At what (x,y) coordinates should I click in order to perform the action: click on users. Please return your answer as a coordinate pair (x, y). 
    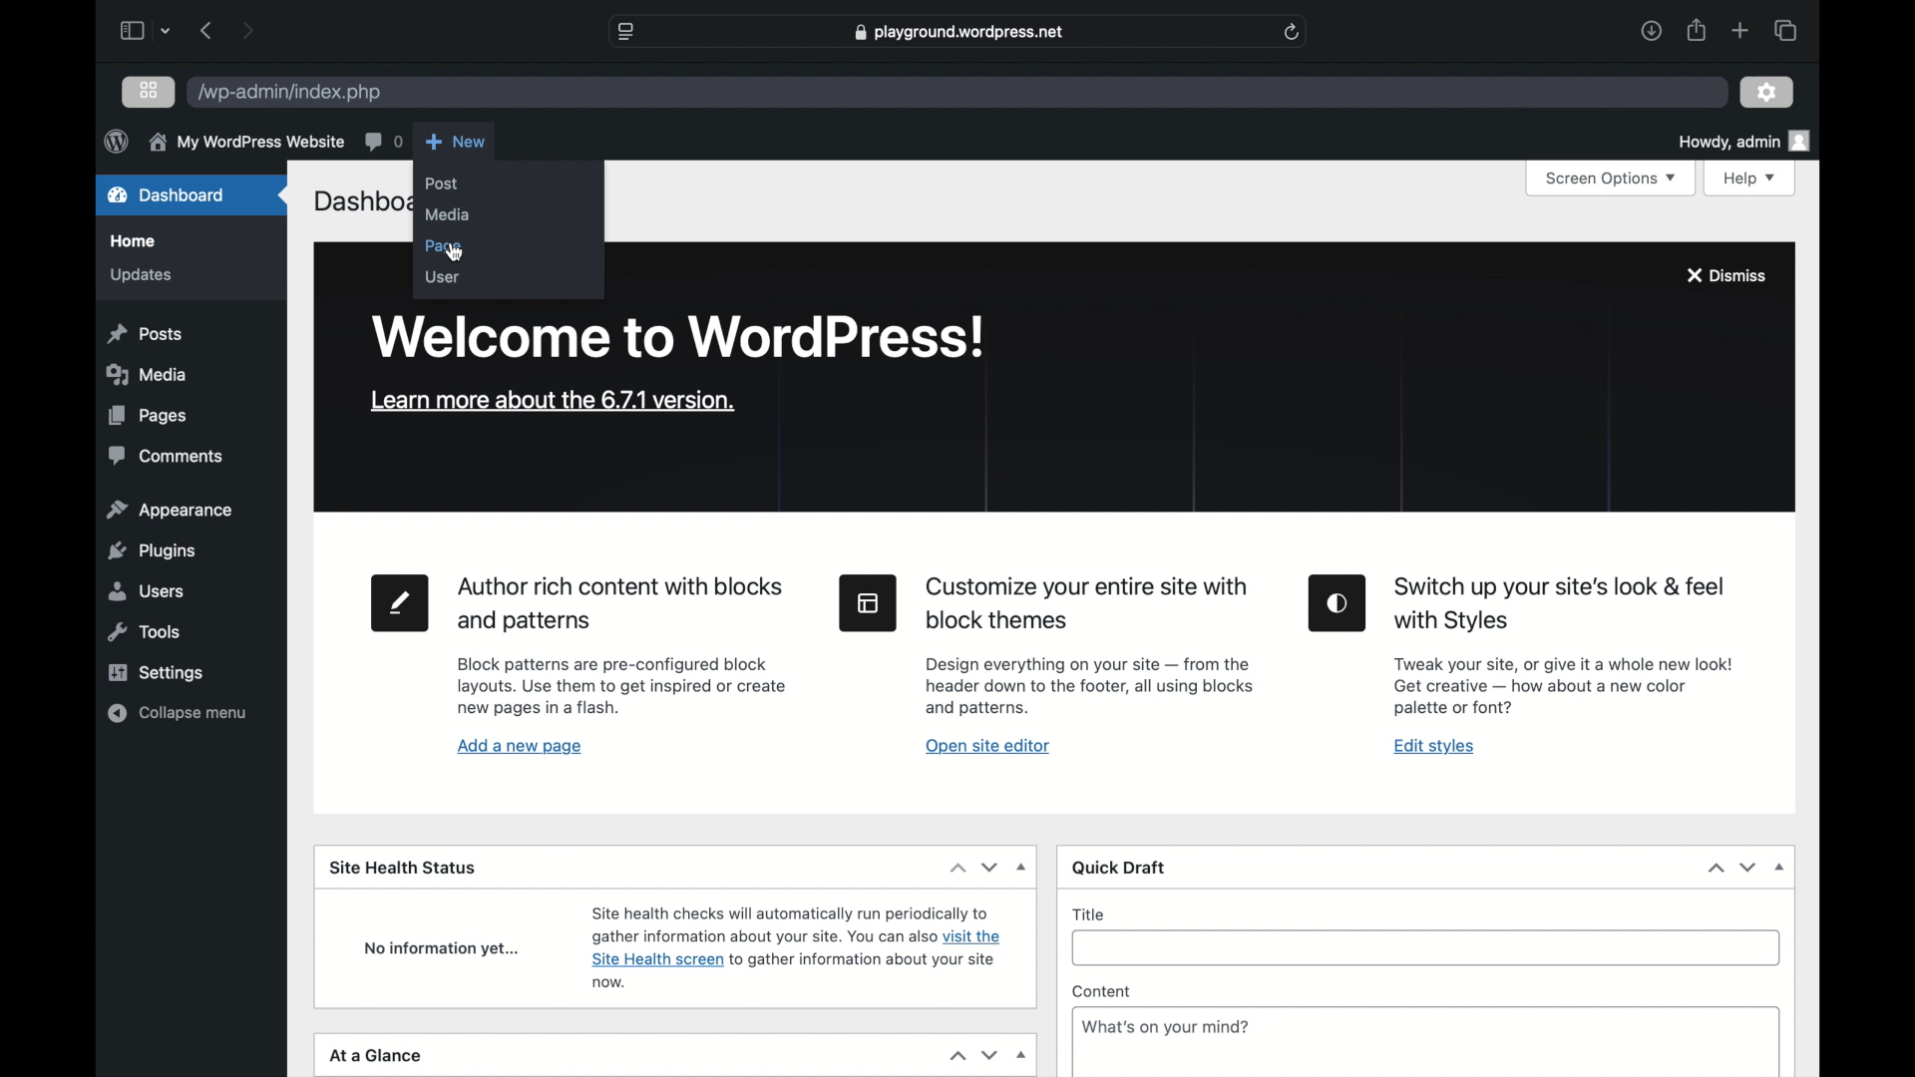
    Looking at the image, I should click on (148, 591).